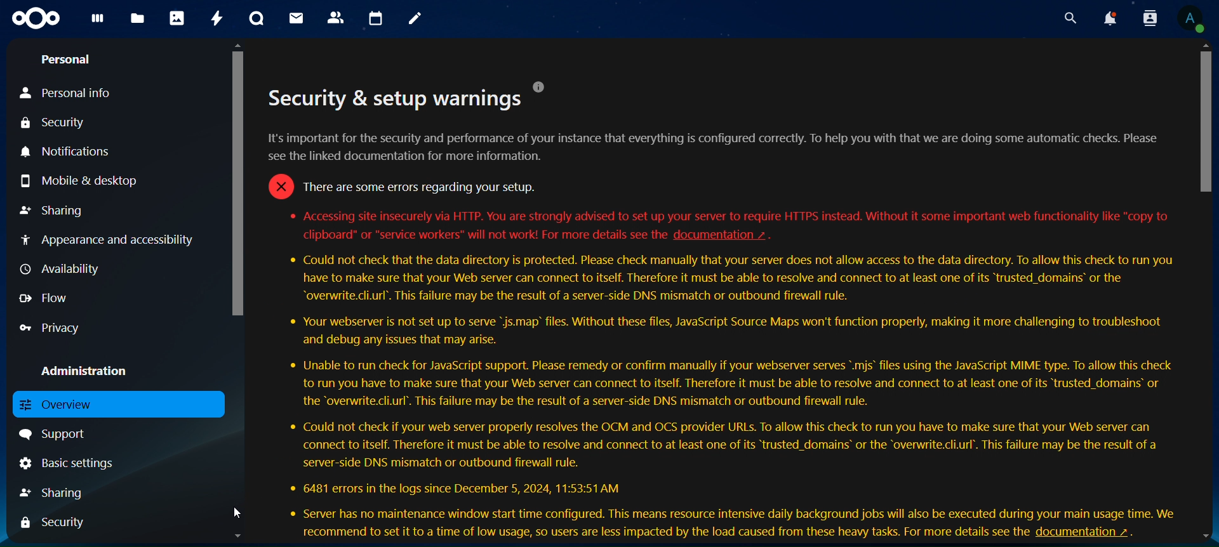 Image resolution: width=1219 pixels, height=547 pixels. What do you see at coordinates (79, 181) in the screenshot?
I see `mobile & desktop` at bounding box center [79, 181].